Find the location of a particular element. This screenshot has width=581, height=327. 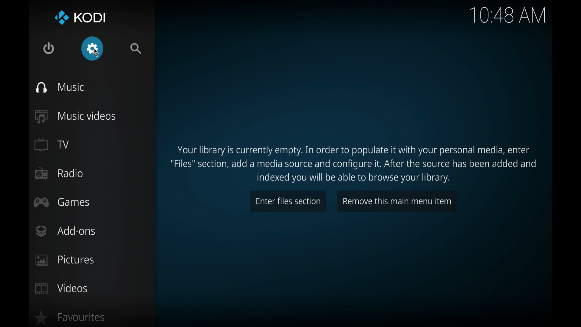

kodi is located at coordinates (80, 18).